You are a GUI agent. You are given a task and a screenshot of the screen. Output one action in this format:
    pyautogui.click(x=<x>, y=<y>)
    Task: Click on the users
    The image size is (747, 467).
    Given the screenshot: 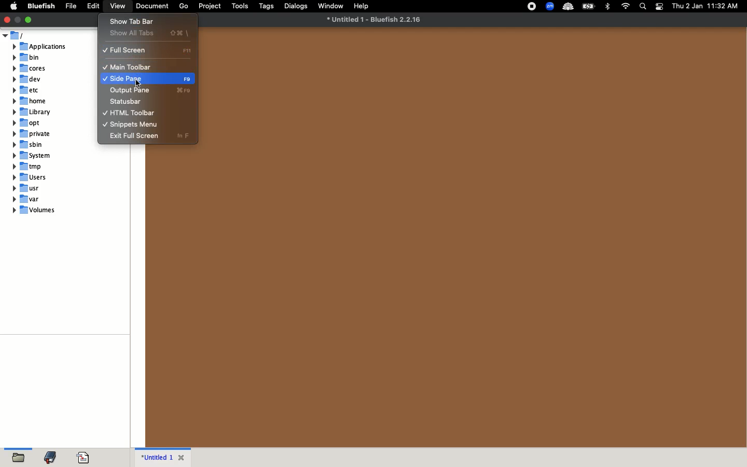 What is the action you would take?
    pyautogui.click(x=16, y=35)
    